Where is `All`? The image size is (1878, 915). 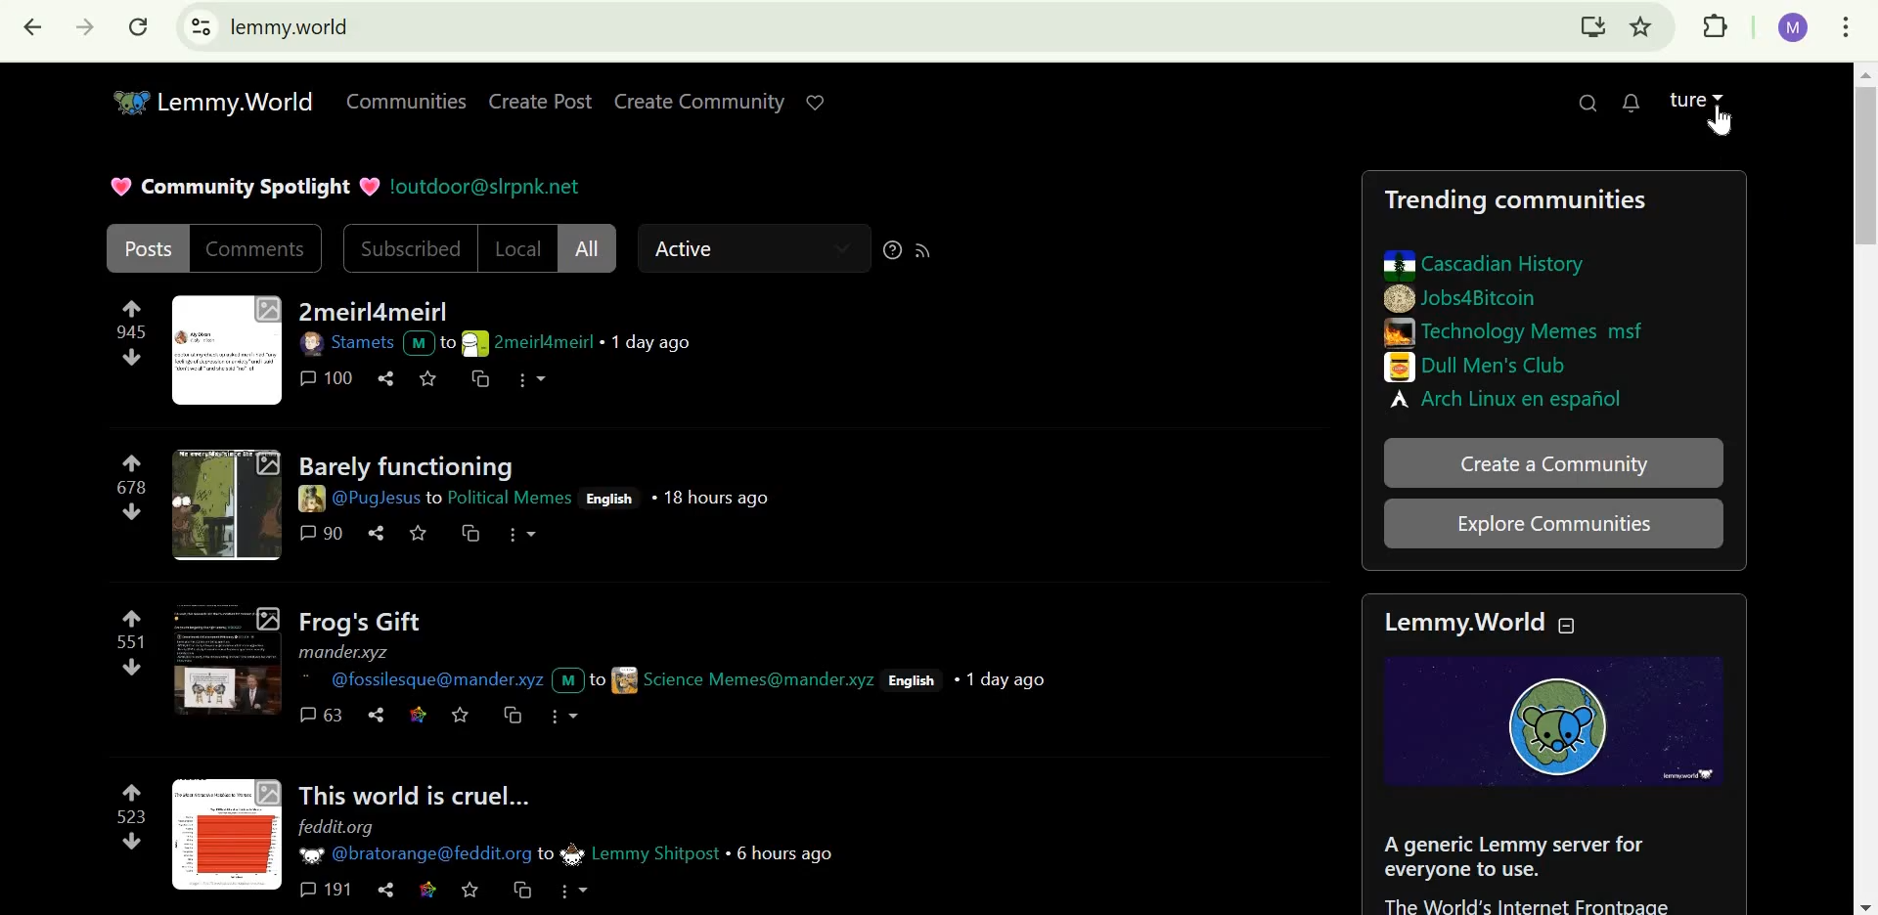
All is located at coordinates (587, 247).